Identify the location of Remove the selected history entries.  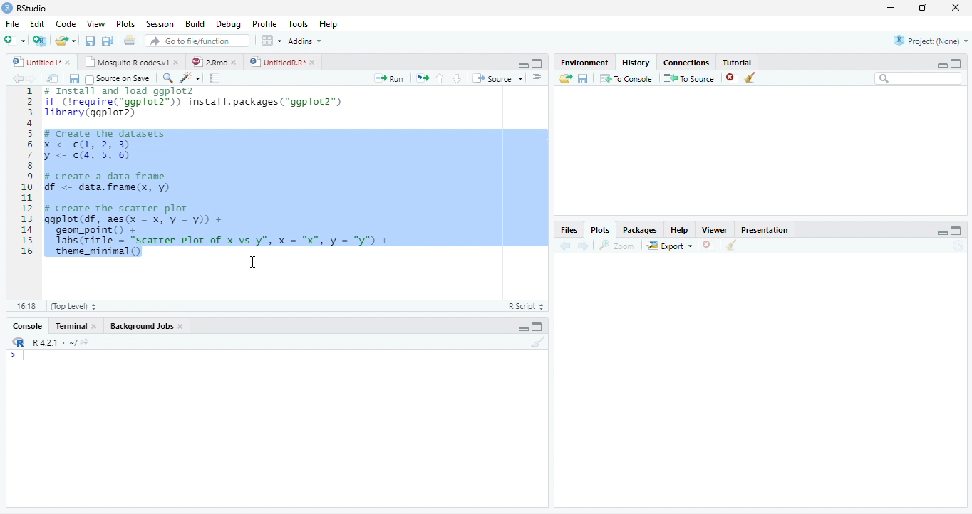
(732, 78).